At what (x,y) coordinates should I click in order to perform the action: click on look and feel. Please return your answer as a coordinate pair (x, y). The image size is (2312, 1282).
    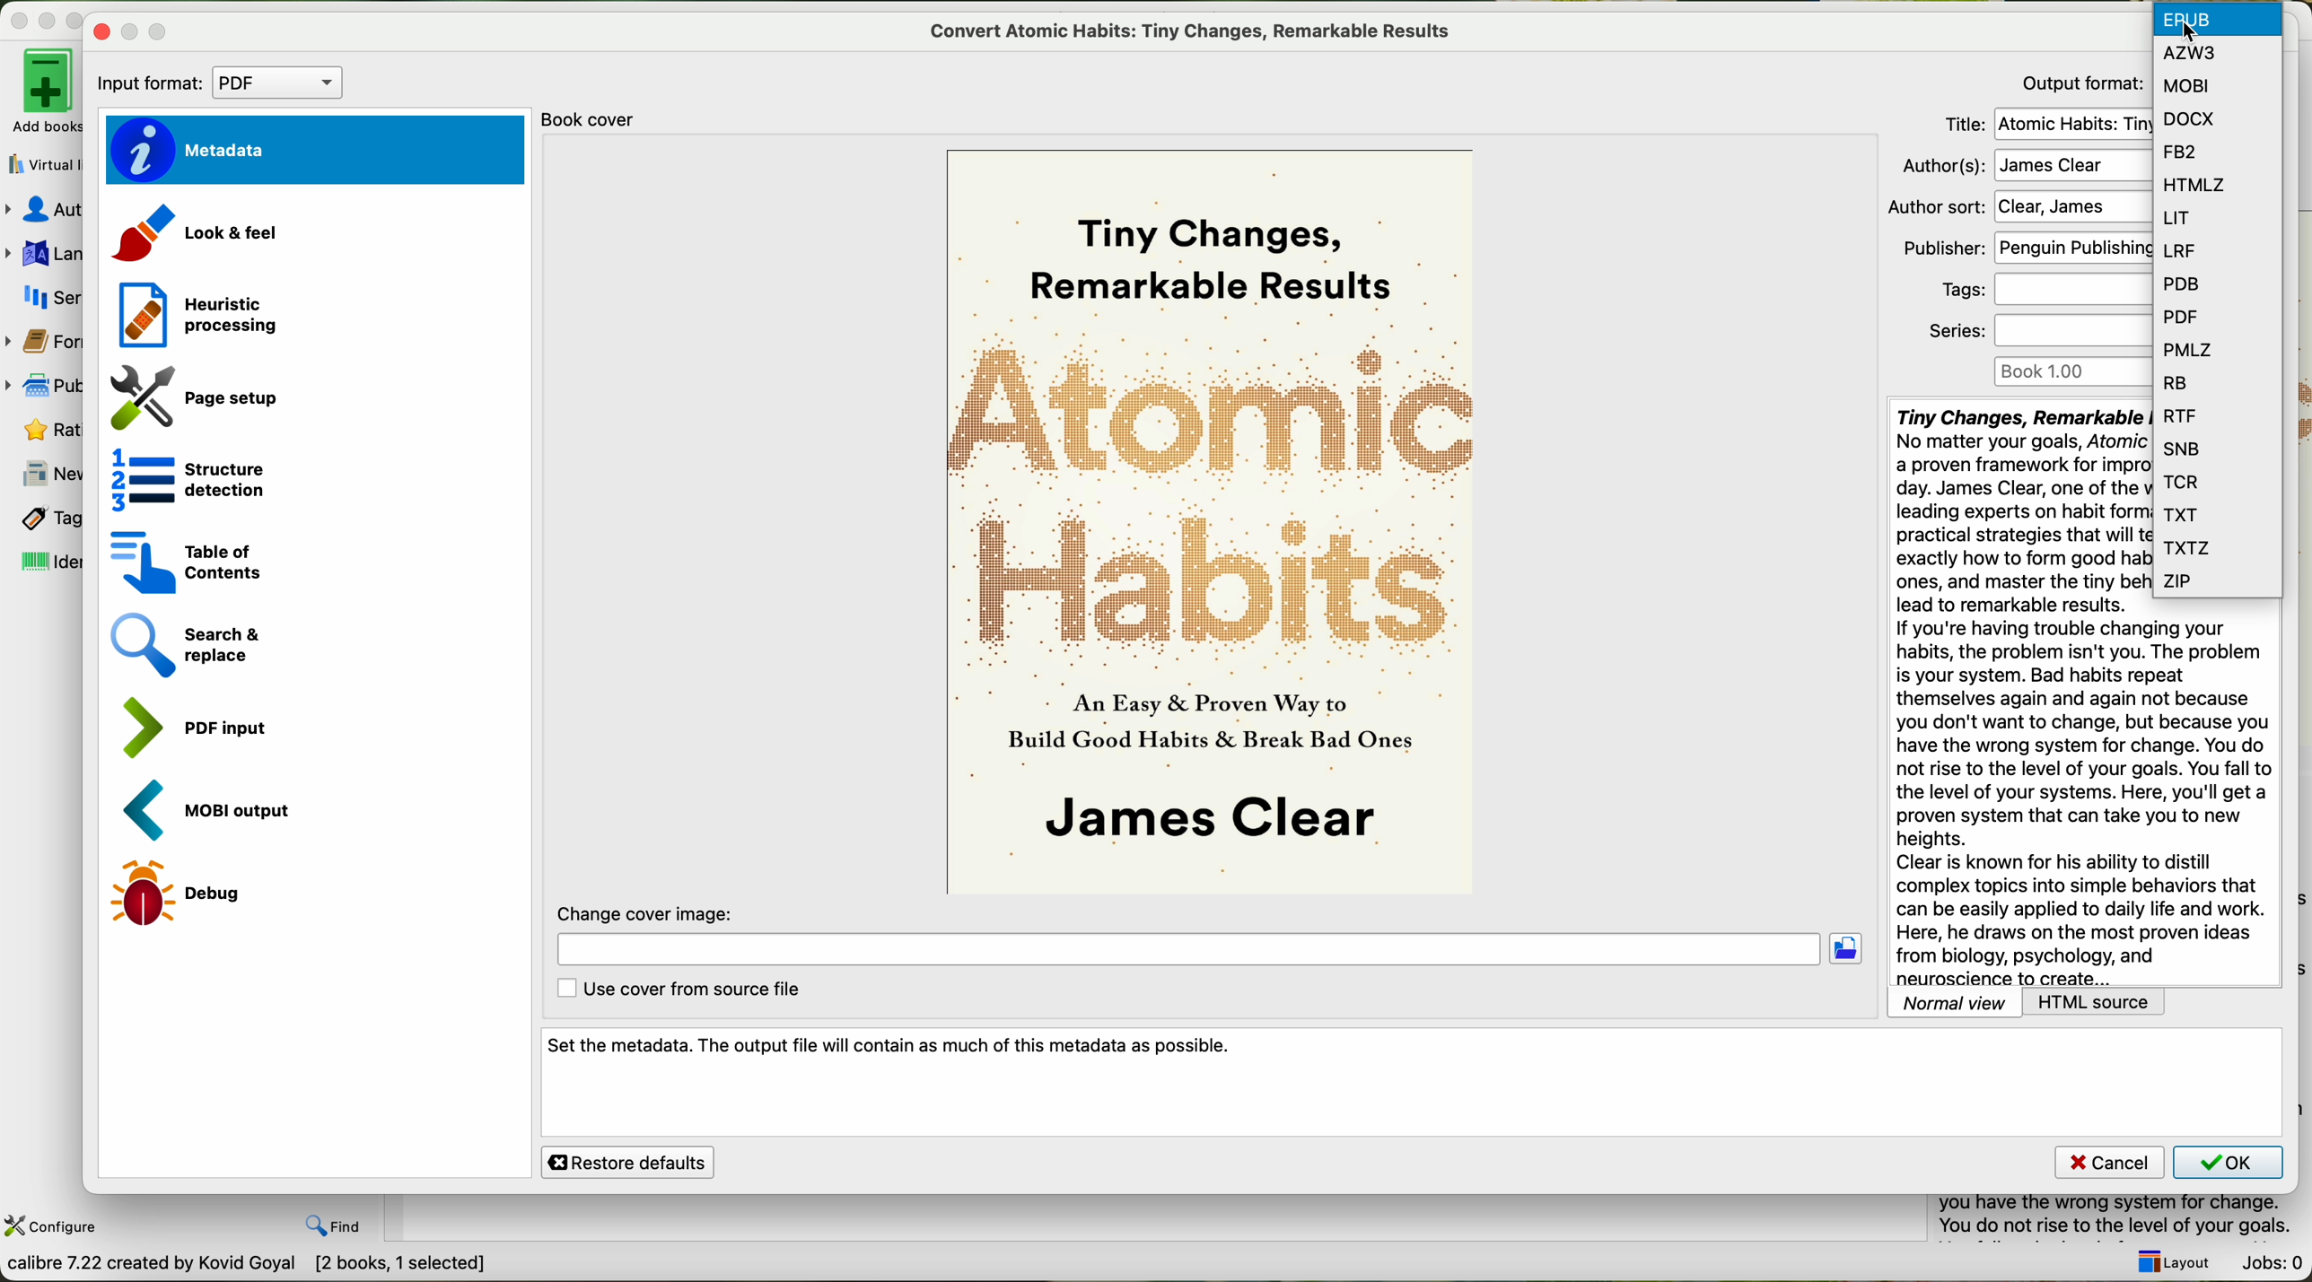
    Looking at the image, I should click on (195, 236).